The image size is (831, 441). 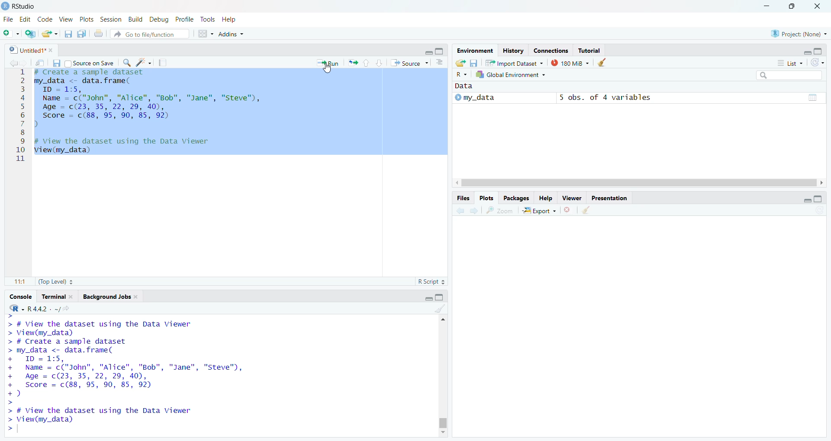 I want to click on Source, so click(x=410, y=64).